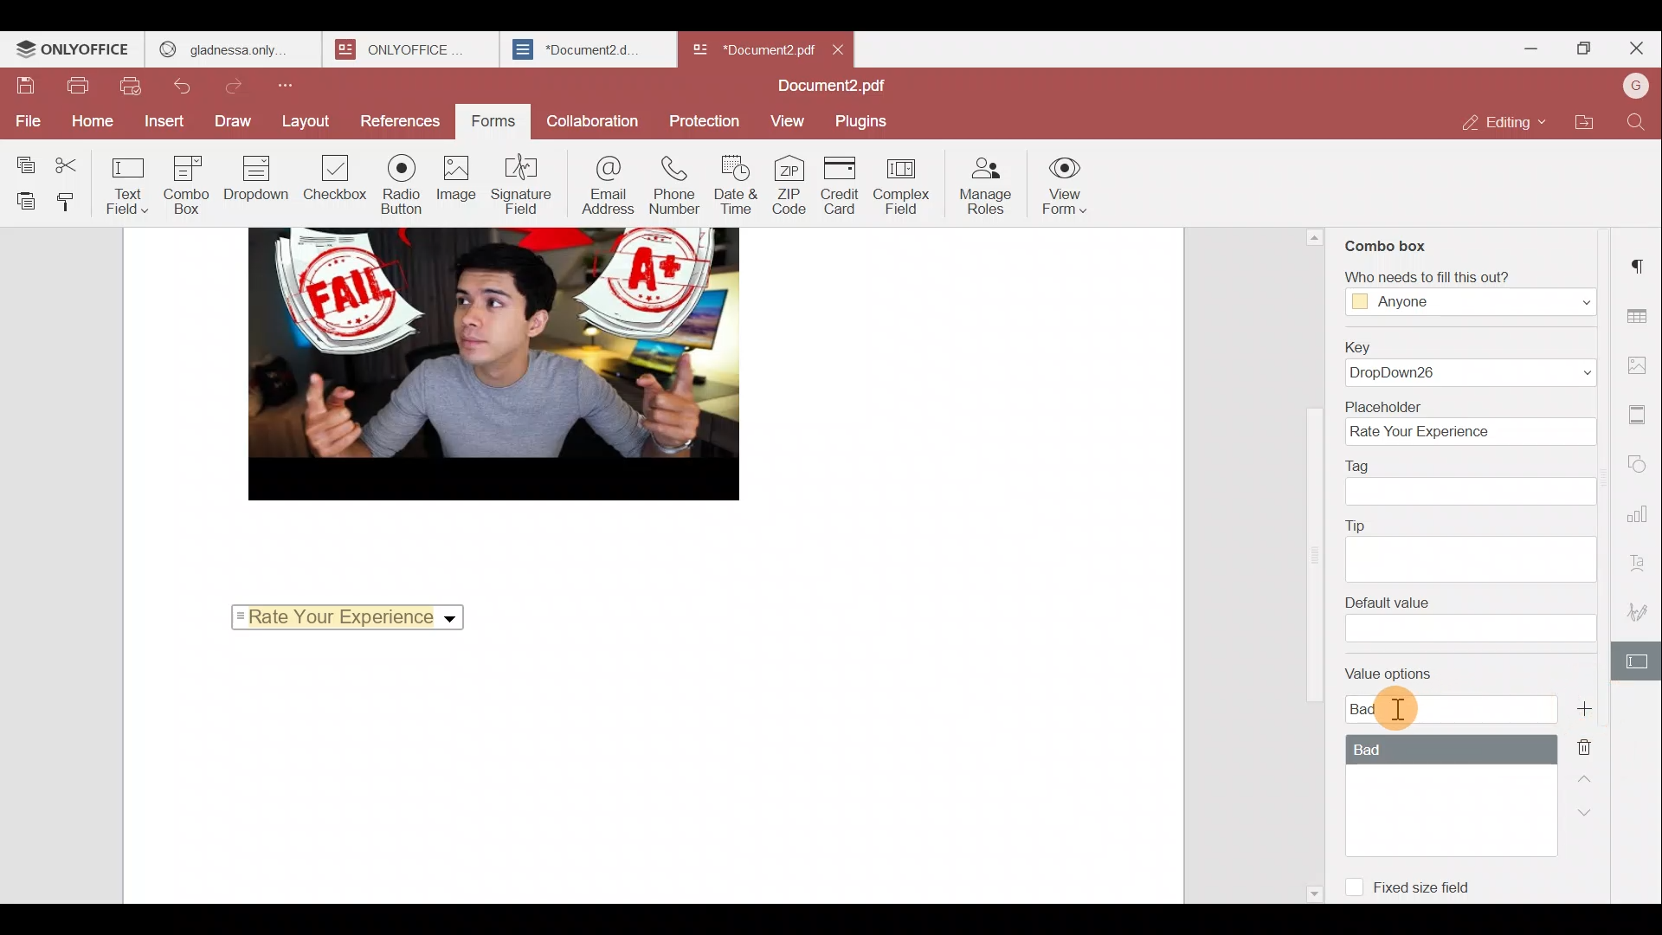  Describe the element at coordinates (193, 184) in the screenshot. I see `Combo box` at that location.